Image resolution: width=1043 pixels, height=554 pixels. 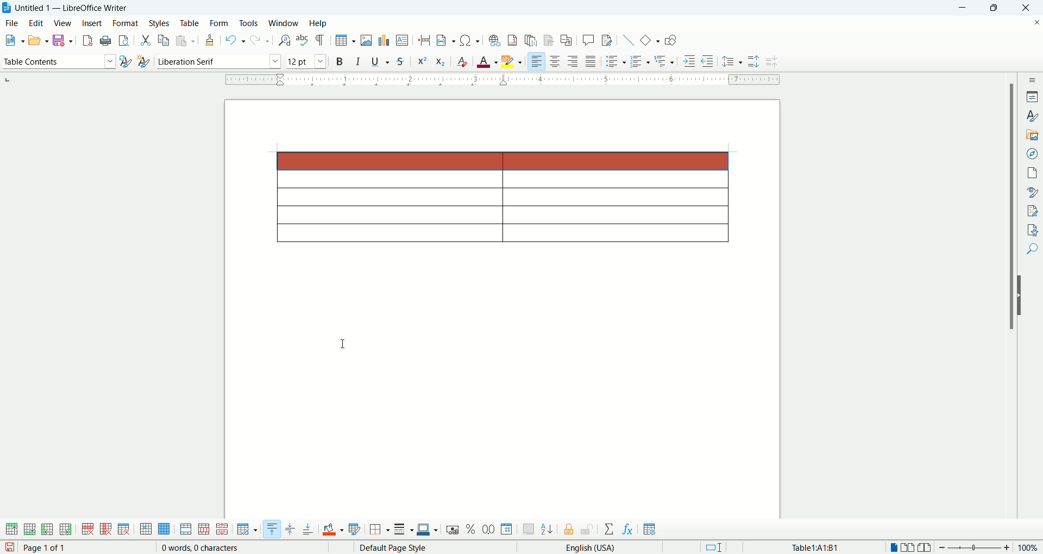 I want to click on zoom bar, so click(x=976, y=548).